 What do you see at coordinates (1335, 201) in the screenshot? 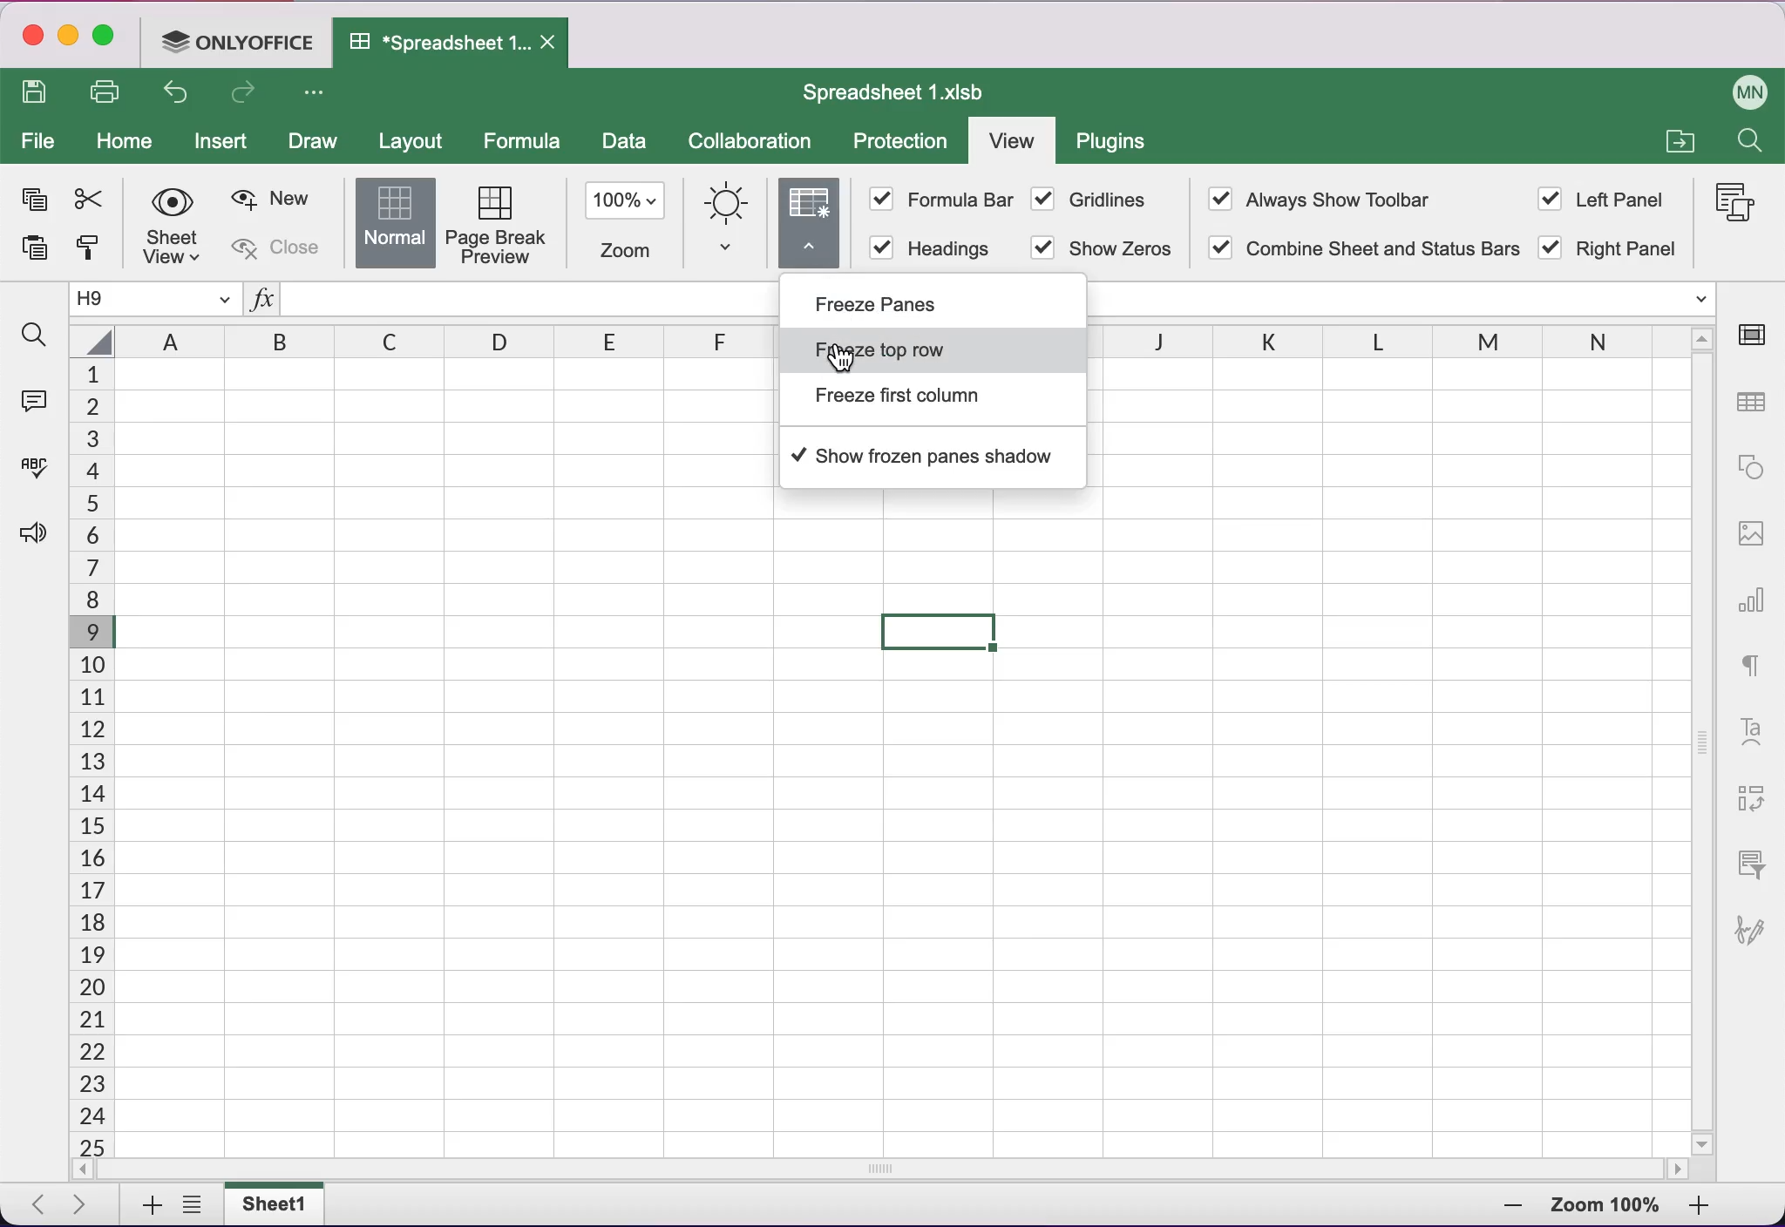
I see `always show toolbar` at bounding box center [1335, 201].